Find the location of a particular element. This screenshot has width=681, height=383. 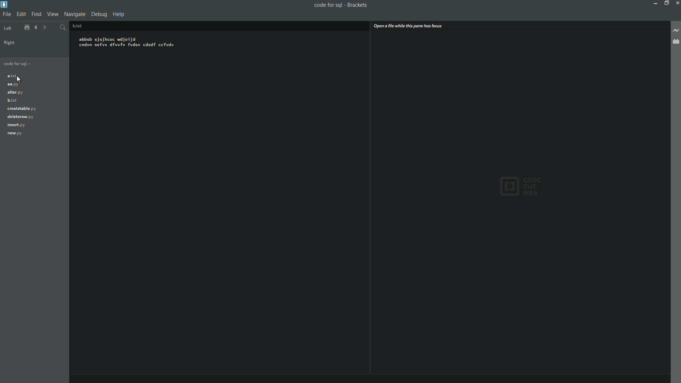

a.txt is located at coordinates (12, 76).